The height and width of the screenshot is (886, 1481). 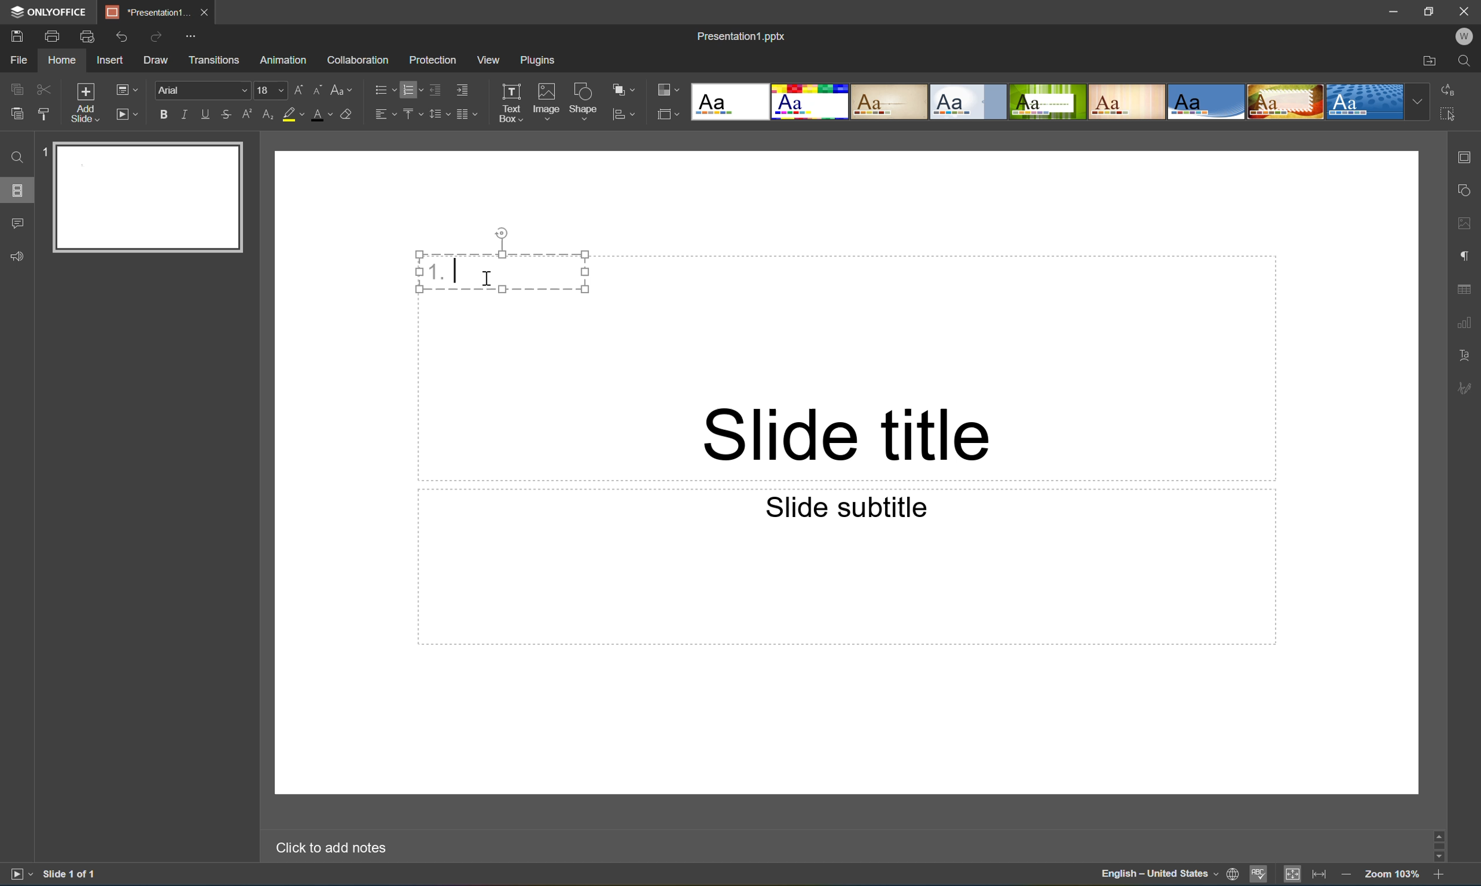 What do you see at coordinates (1347, 877) in the screenshot?
I see `Zoom out` at bounding box center [1347, 877].